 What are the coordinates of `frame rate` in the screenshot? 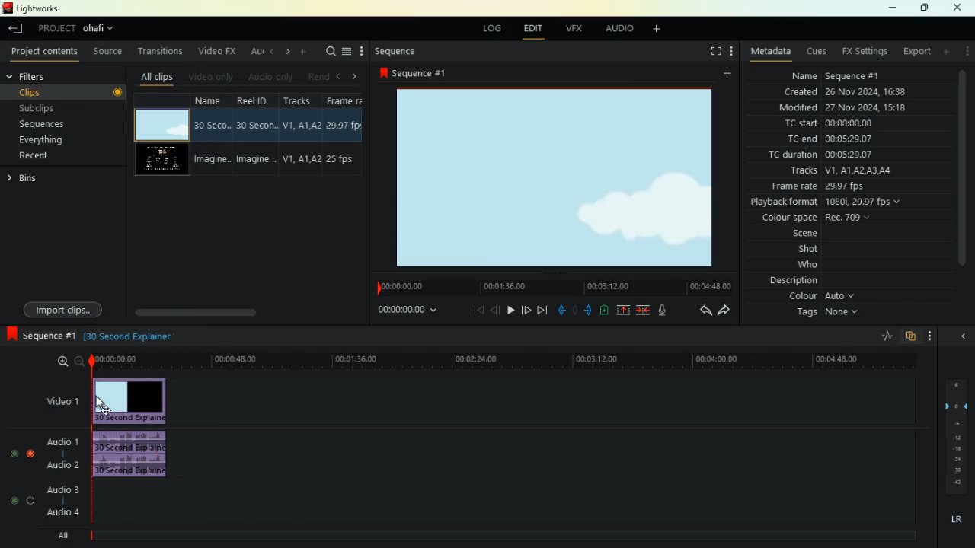 It's located at (819, 187).